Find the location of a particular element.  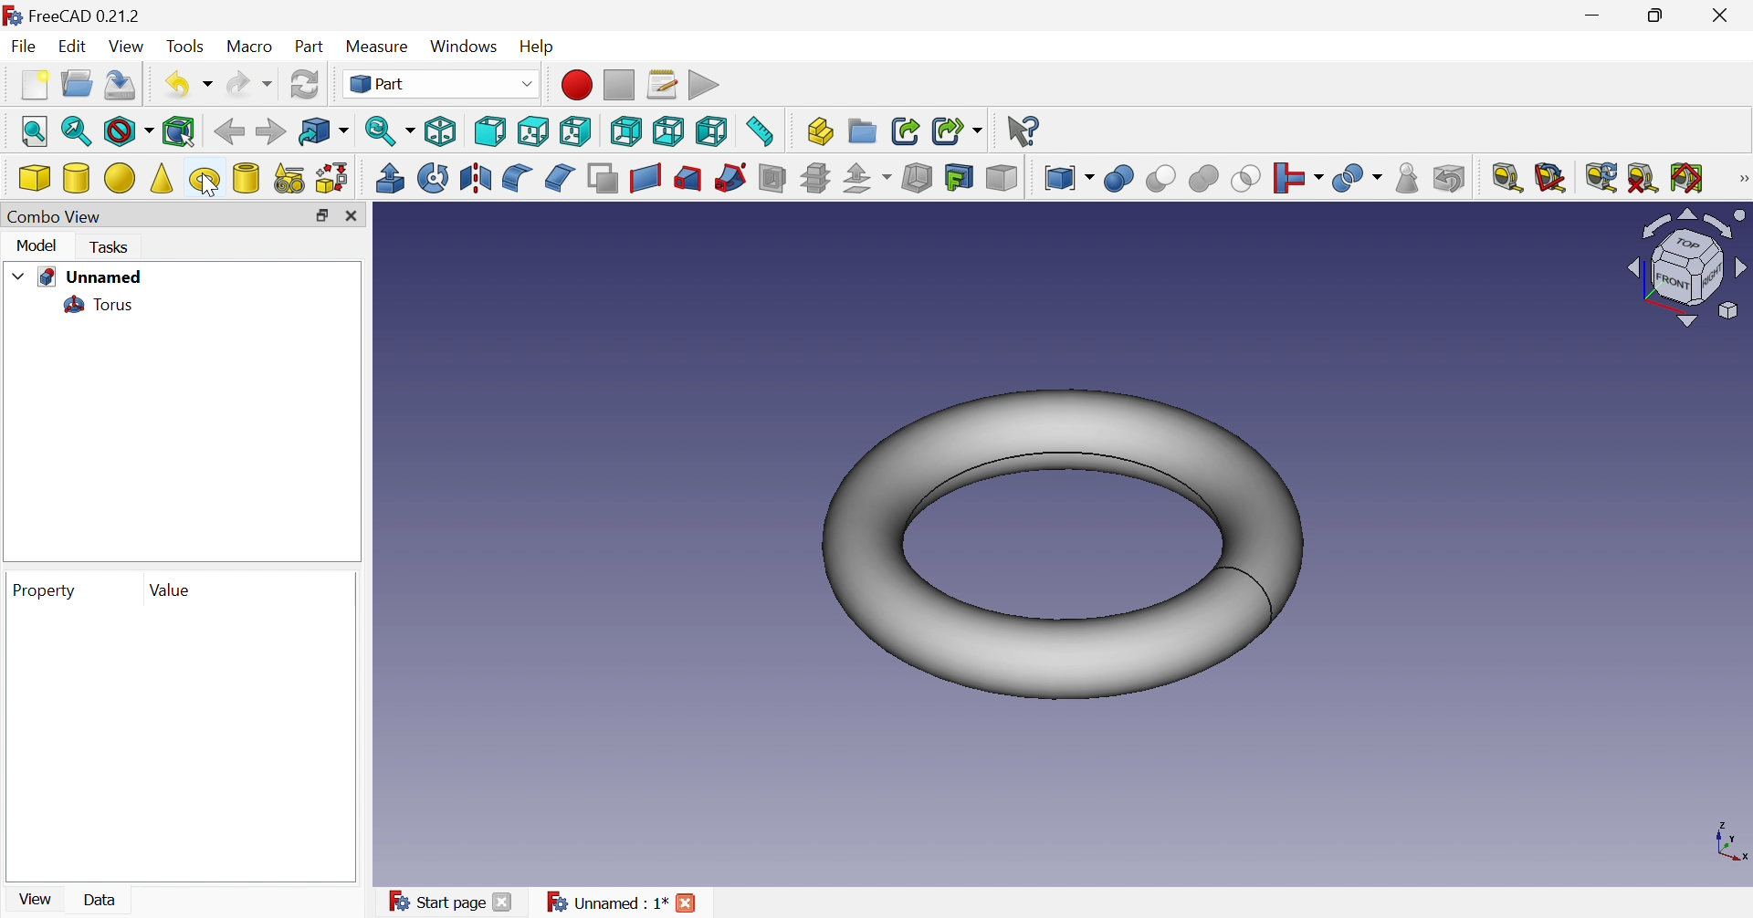

Measure liner is located at coordinates (1506, 178).